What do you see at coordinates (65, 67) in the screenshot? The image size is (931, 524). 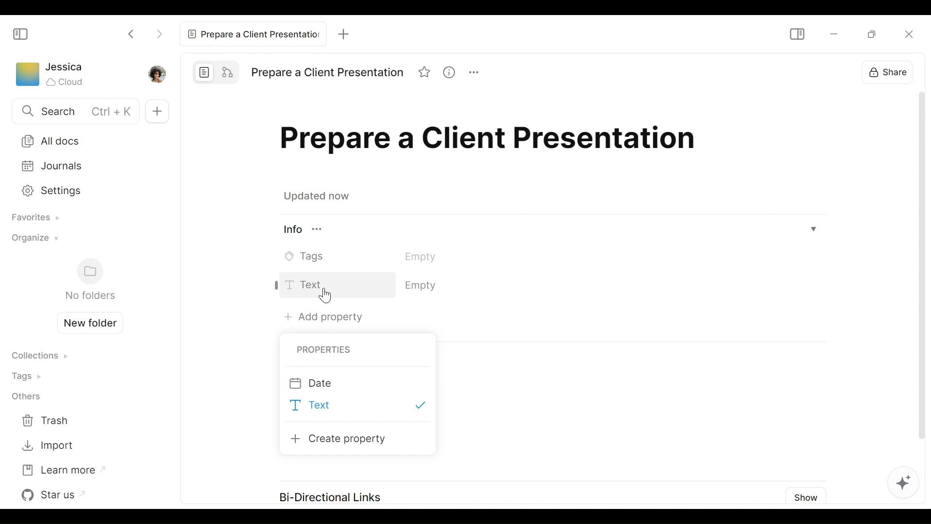 I see `Username` at bounding box center [65, 67].